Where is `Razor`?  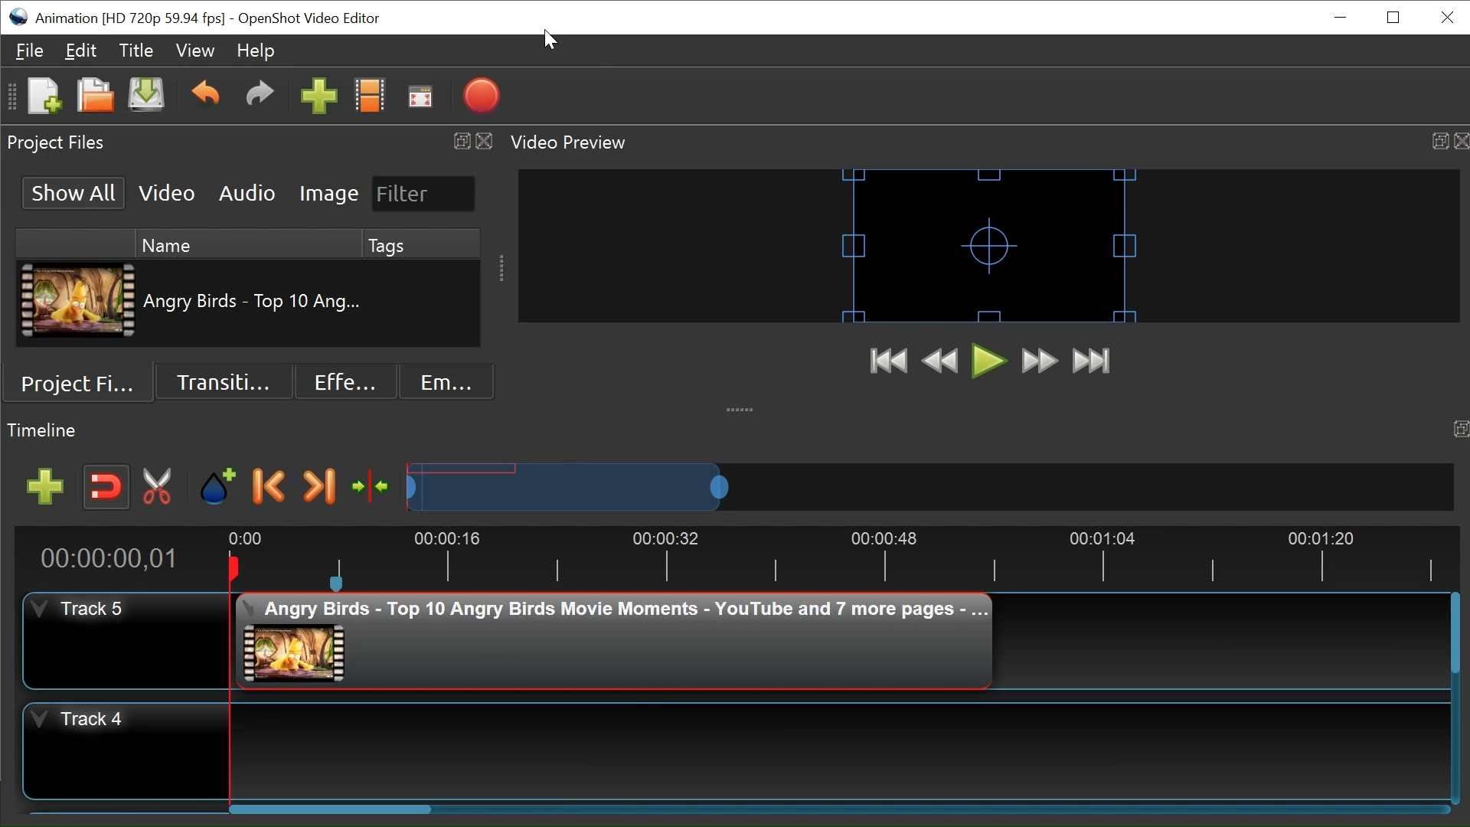 Razor is located at coordinates (160, 487).